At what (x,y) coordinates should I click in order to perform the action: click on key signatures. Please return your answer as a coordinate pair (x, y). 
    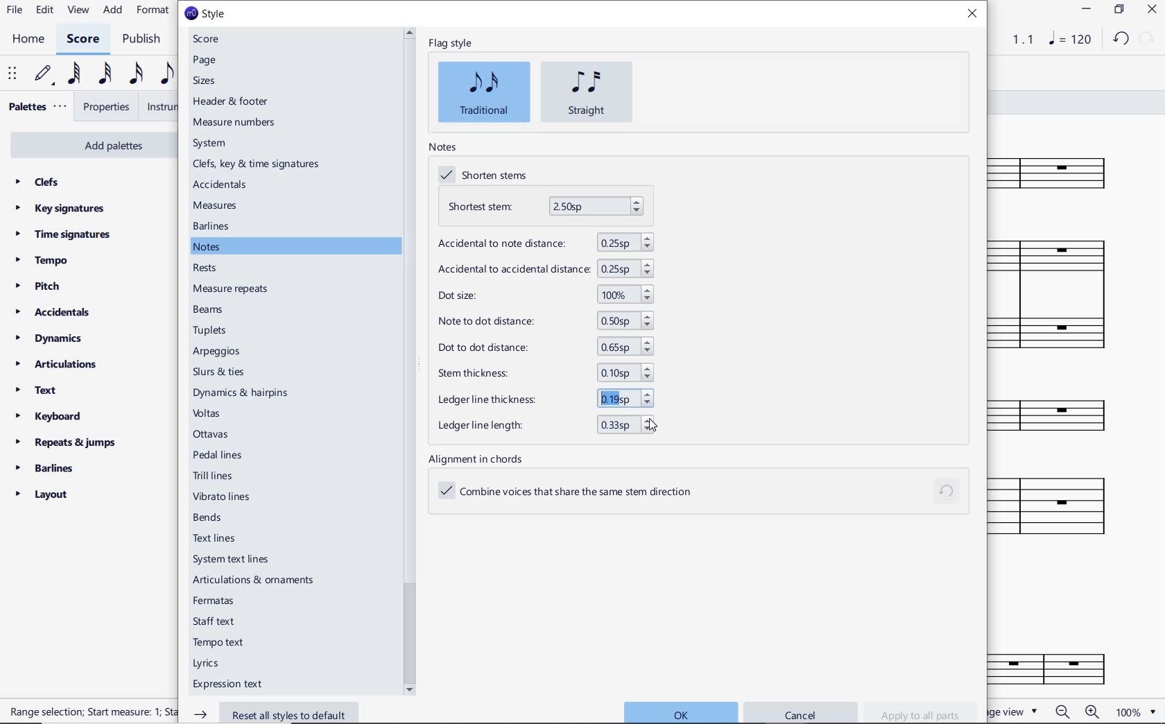
    Looking at the image, I should click on (60, 209).